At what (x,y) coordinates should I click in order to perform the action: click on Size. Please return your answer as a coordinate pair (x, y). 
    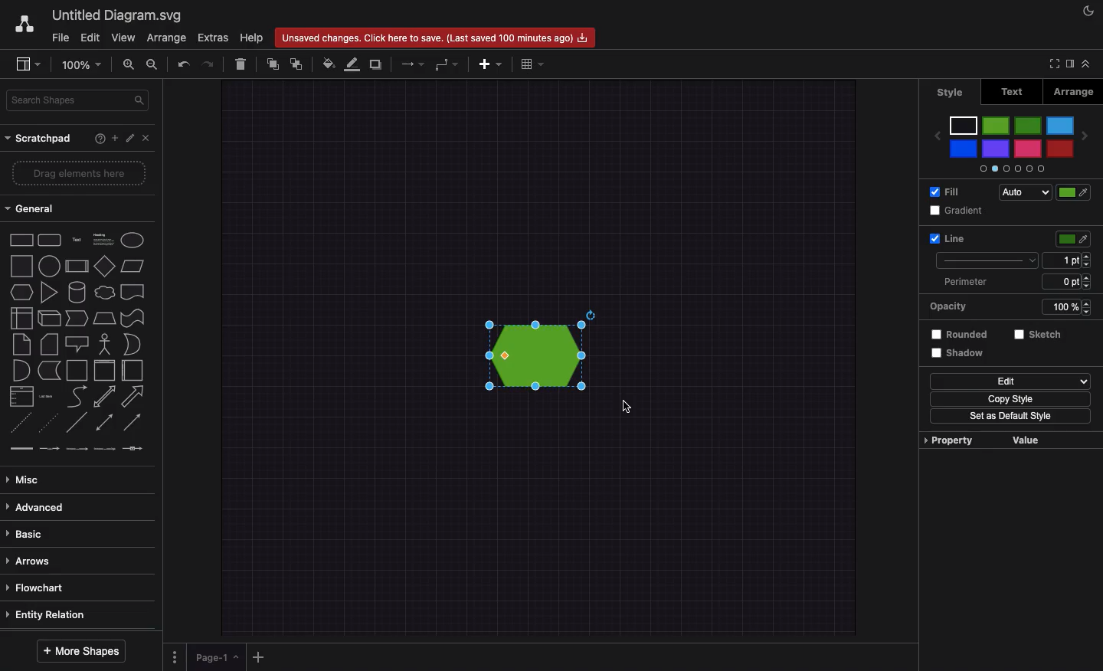
    Looking at the image, I should click on (1072, 261).